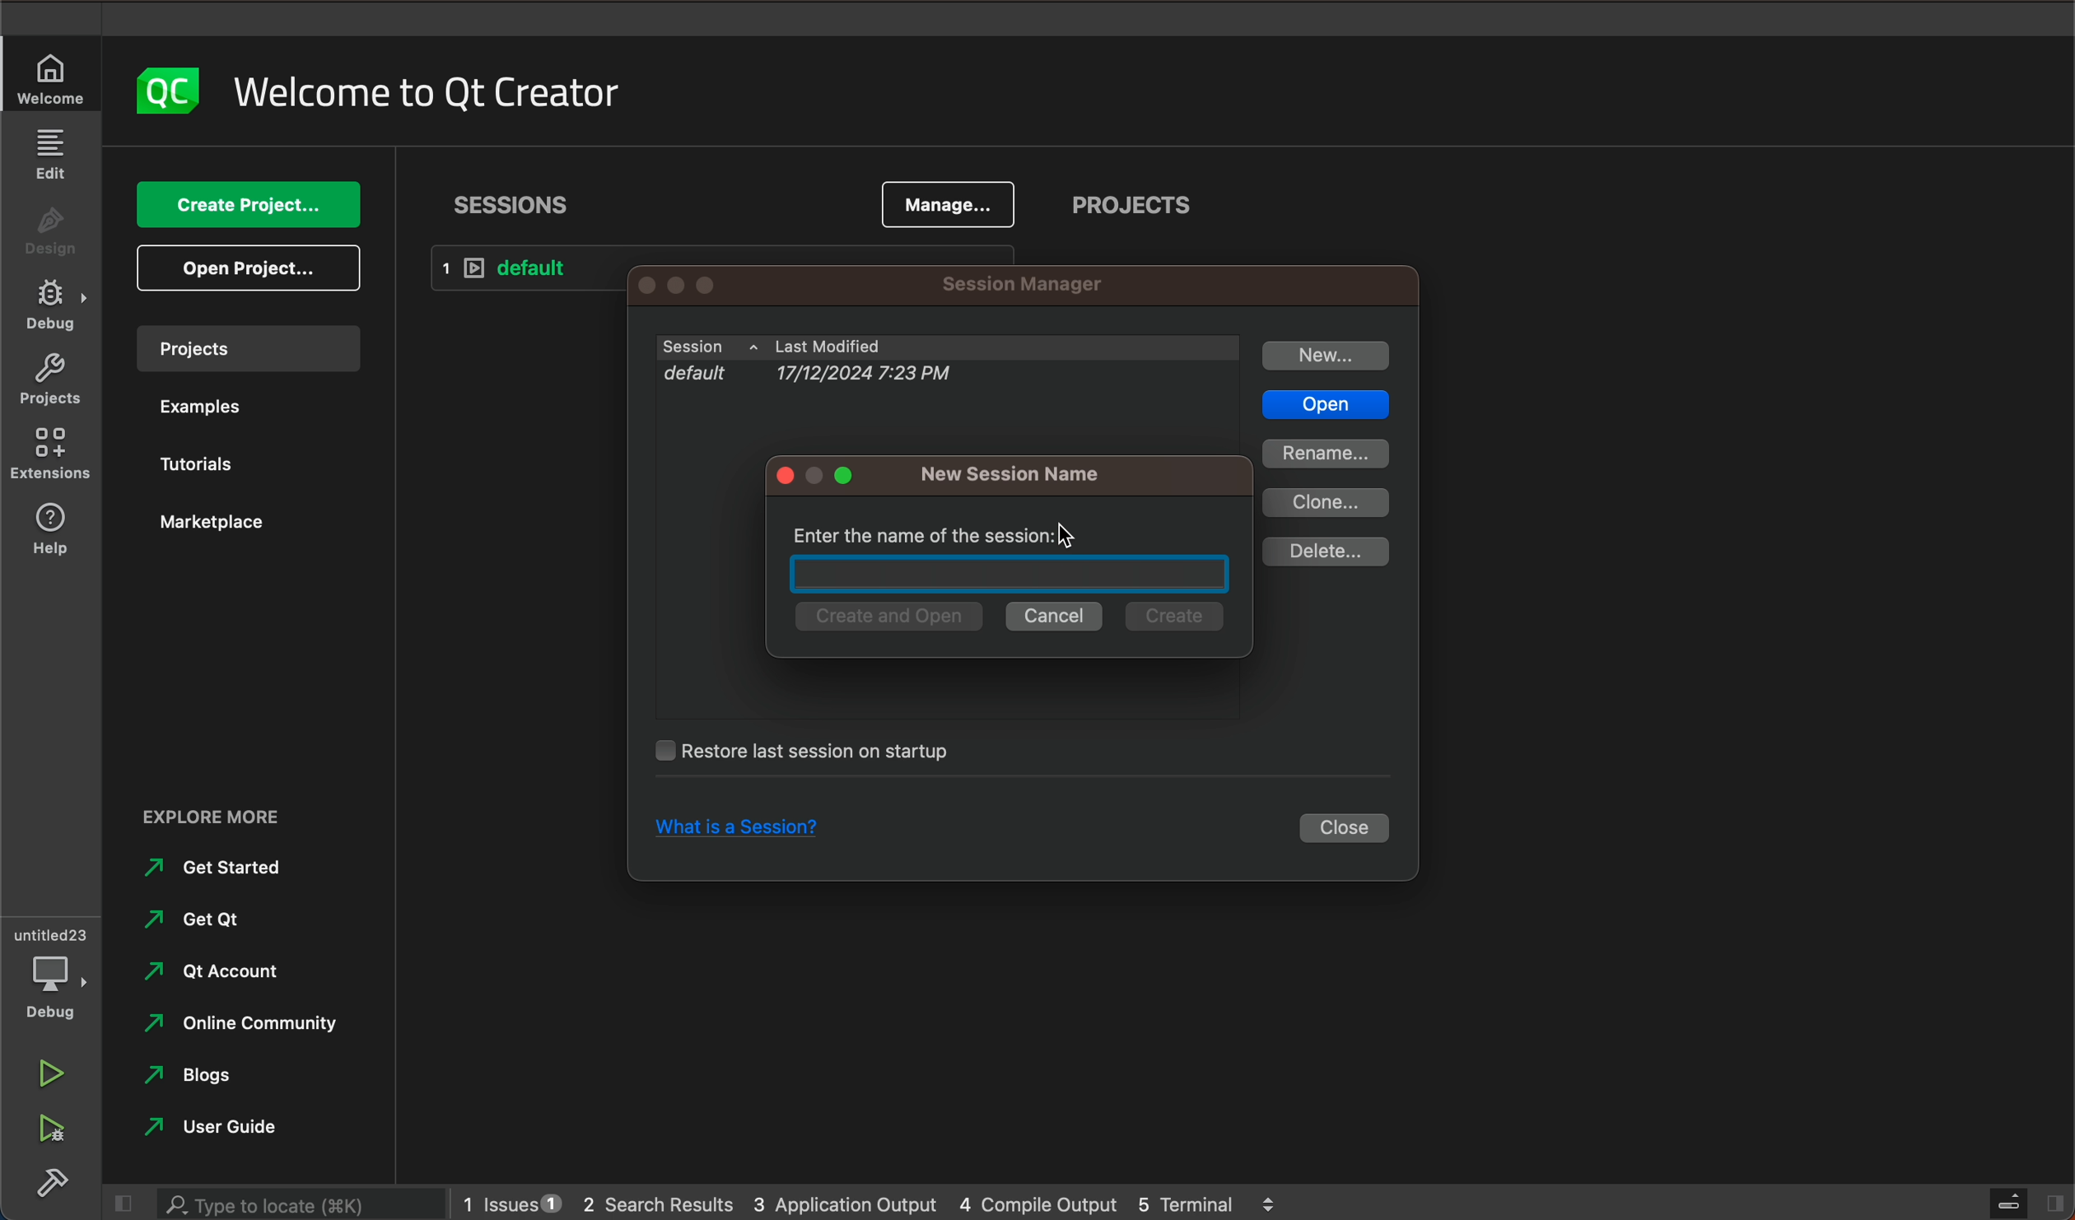  What do you see at coordinates (885, 617) in the screenshot?
I see `create and open` at bounding box center [885, 617].